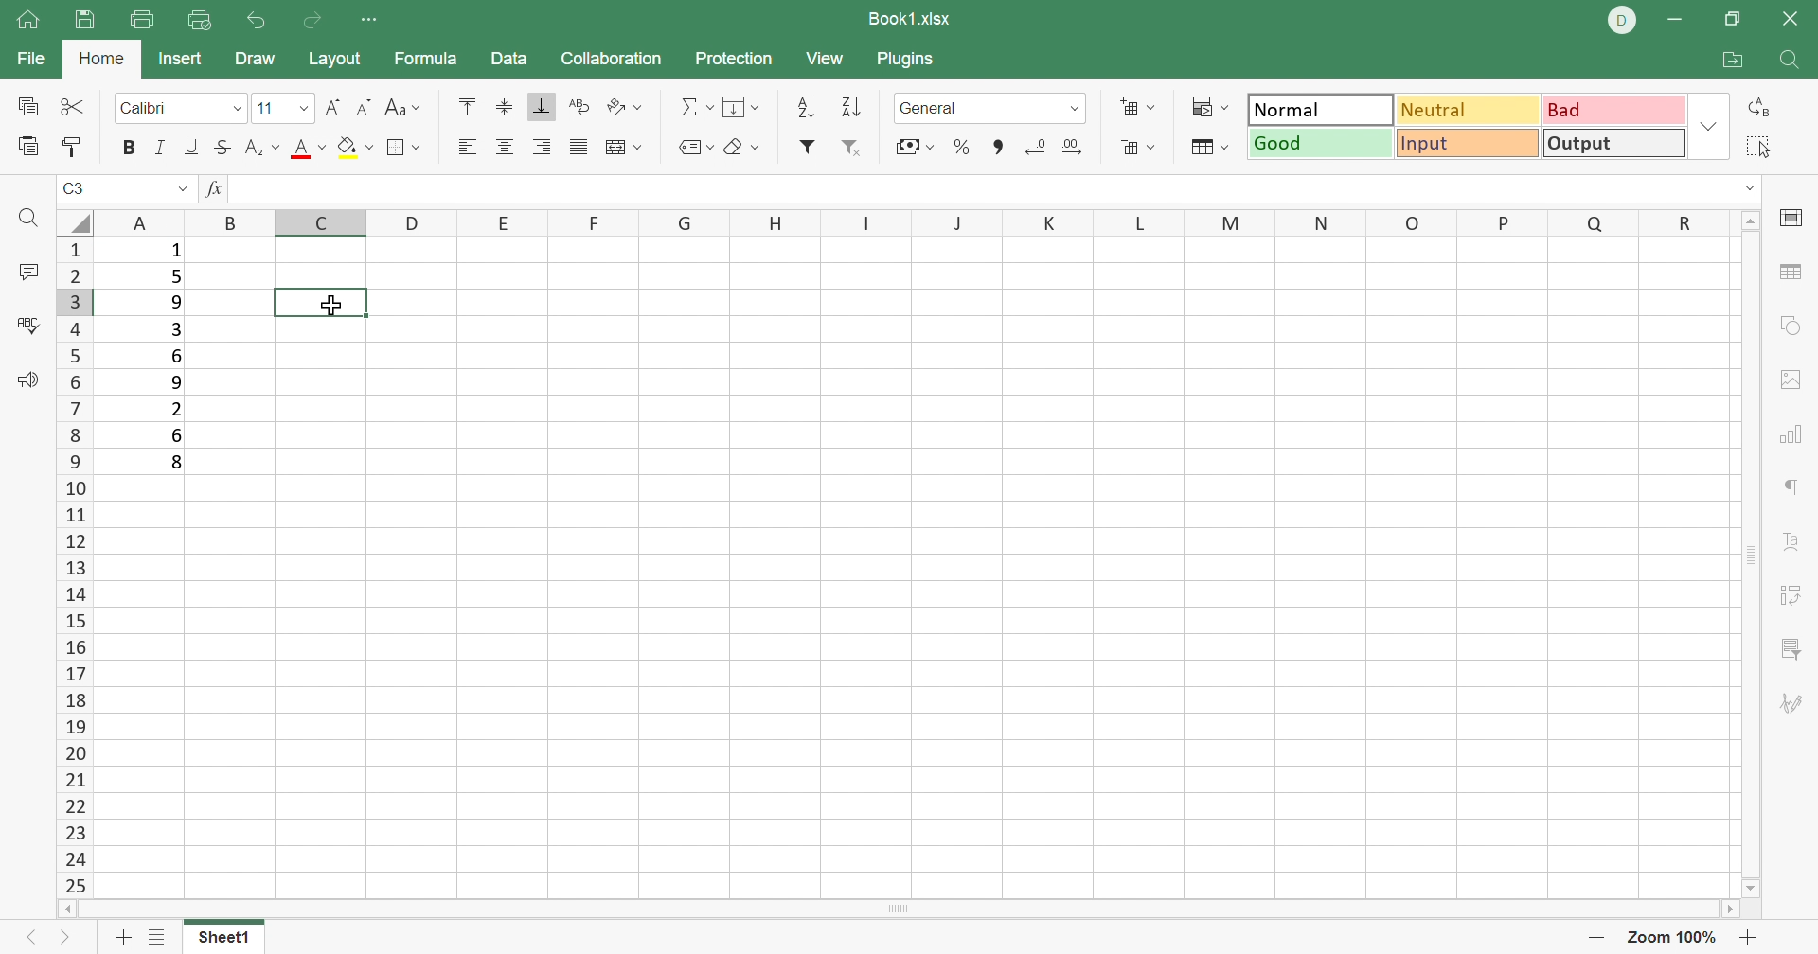 This screenshot has height=954, width=1818. What do you see at coordinates (27, 107) in the screenshot?
I see `Copy` at bounding box center [27, 107].